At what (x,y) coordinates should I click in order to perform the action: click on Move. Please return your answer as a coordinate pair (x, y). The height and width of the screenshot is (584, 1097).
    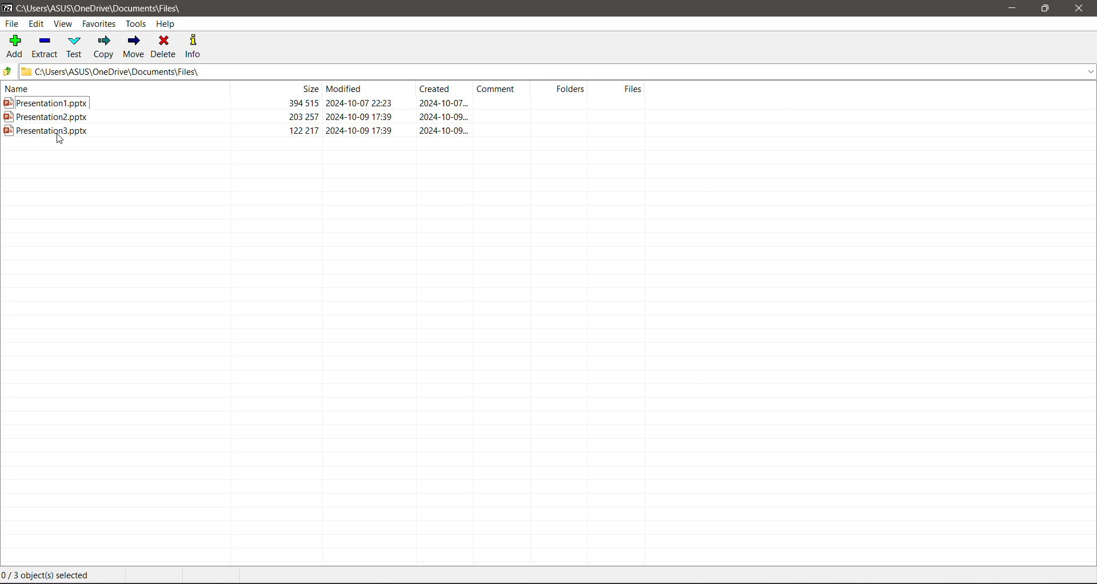
    Looking at the image, I should click on (134, 45).